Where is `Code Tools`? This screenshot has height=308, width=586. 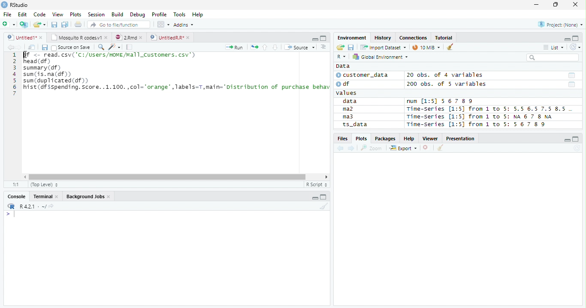 Code Tools is located at coordinates (114, 47).